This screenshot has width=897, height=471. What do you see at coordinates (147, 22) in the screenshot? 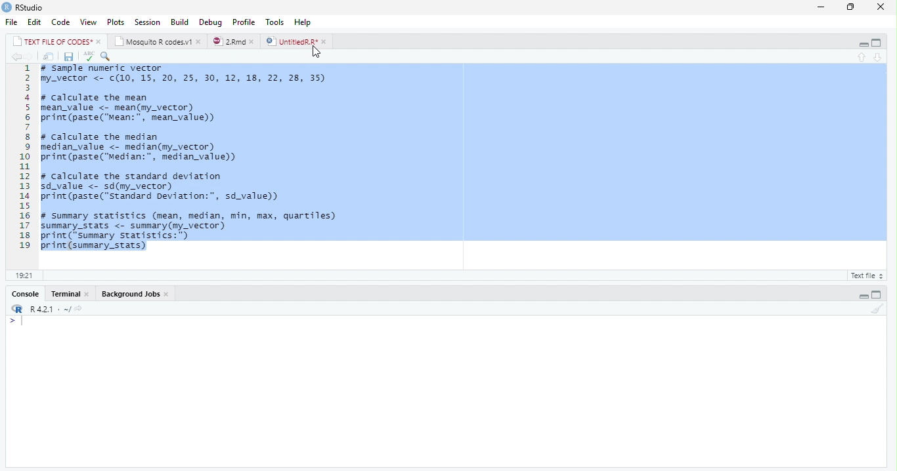
I see `session` at bounding box center [147, 22].